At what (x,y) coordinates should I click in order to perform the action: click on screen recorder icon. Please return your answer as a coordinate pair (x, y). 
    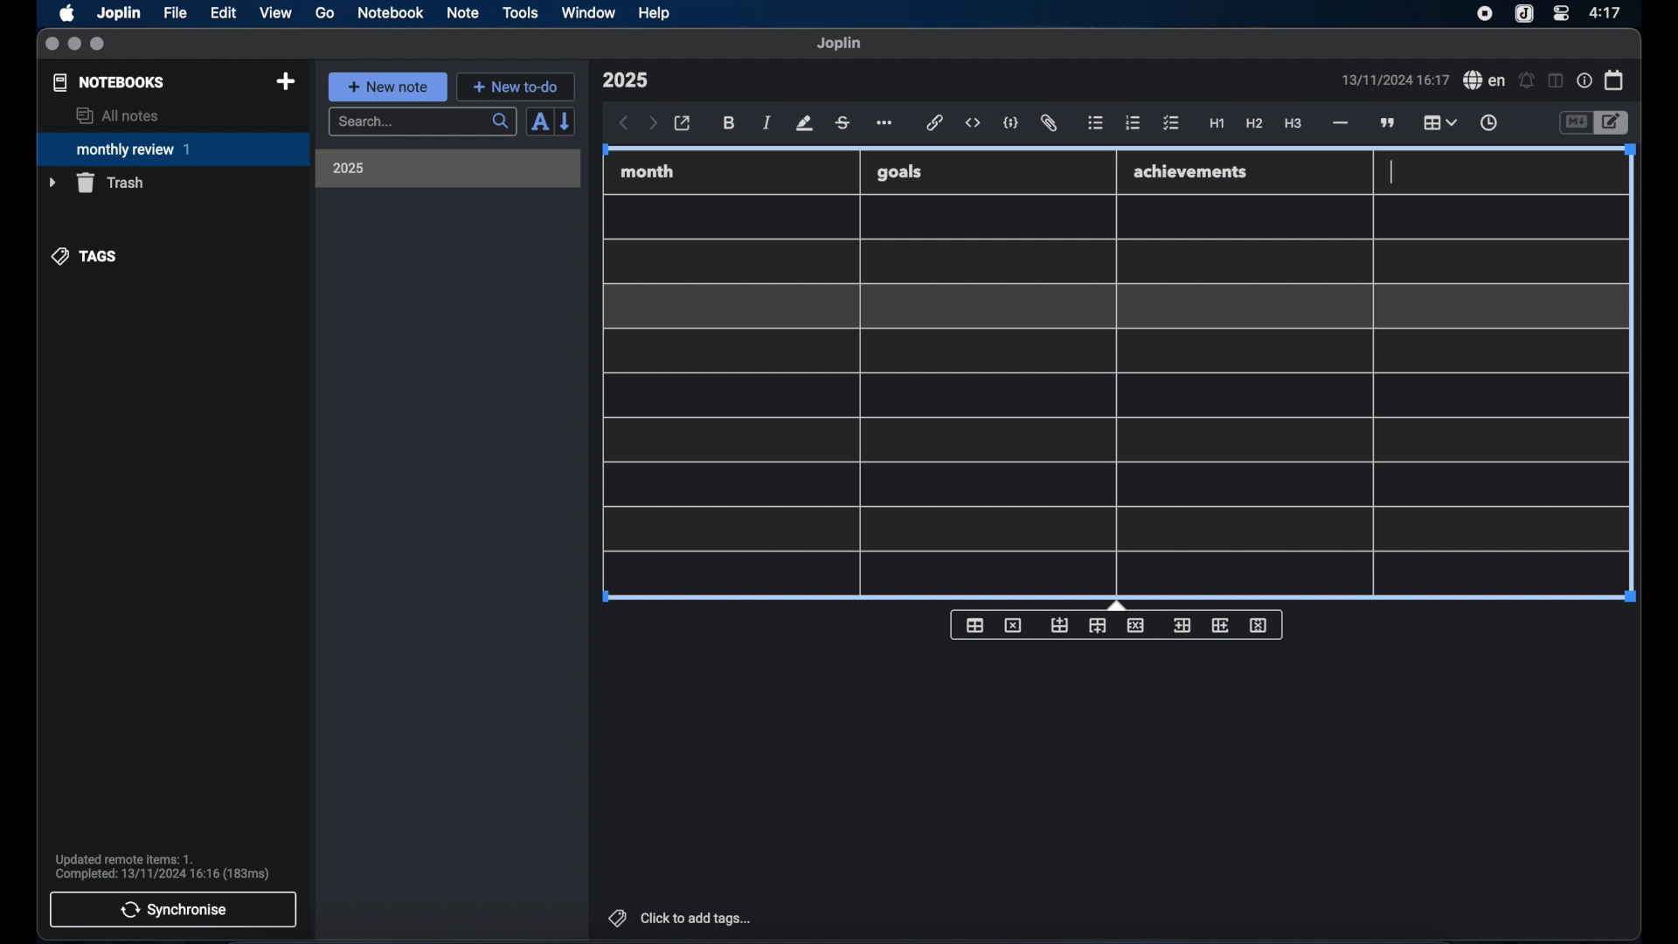
    Looking at the image, I should click on (1485, 14).